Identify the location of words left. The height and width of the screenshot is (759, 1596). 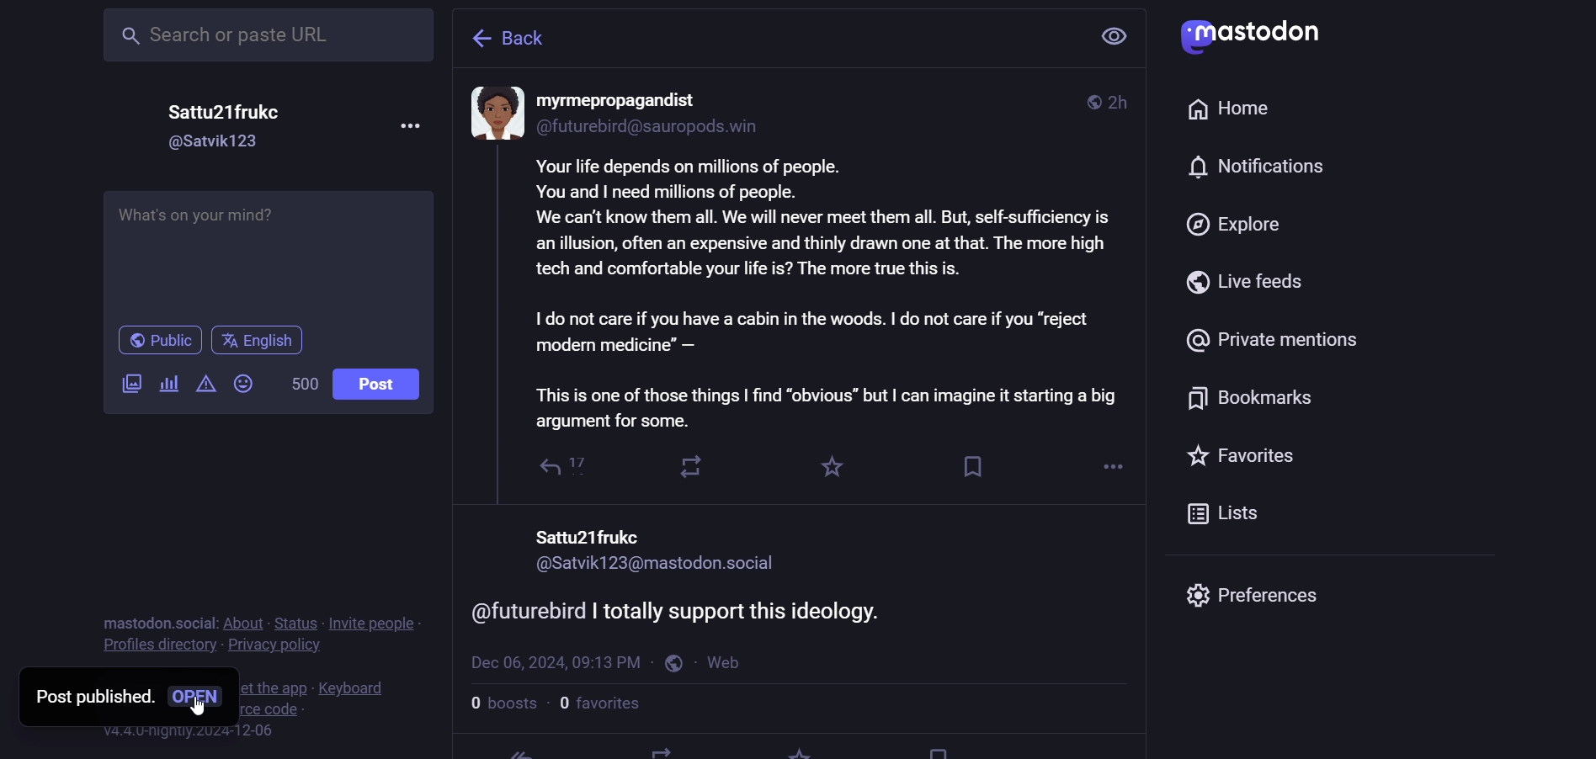
(297, 382).